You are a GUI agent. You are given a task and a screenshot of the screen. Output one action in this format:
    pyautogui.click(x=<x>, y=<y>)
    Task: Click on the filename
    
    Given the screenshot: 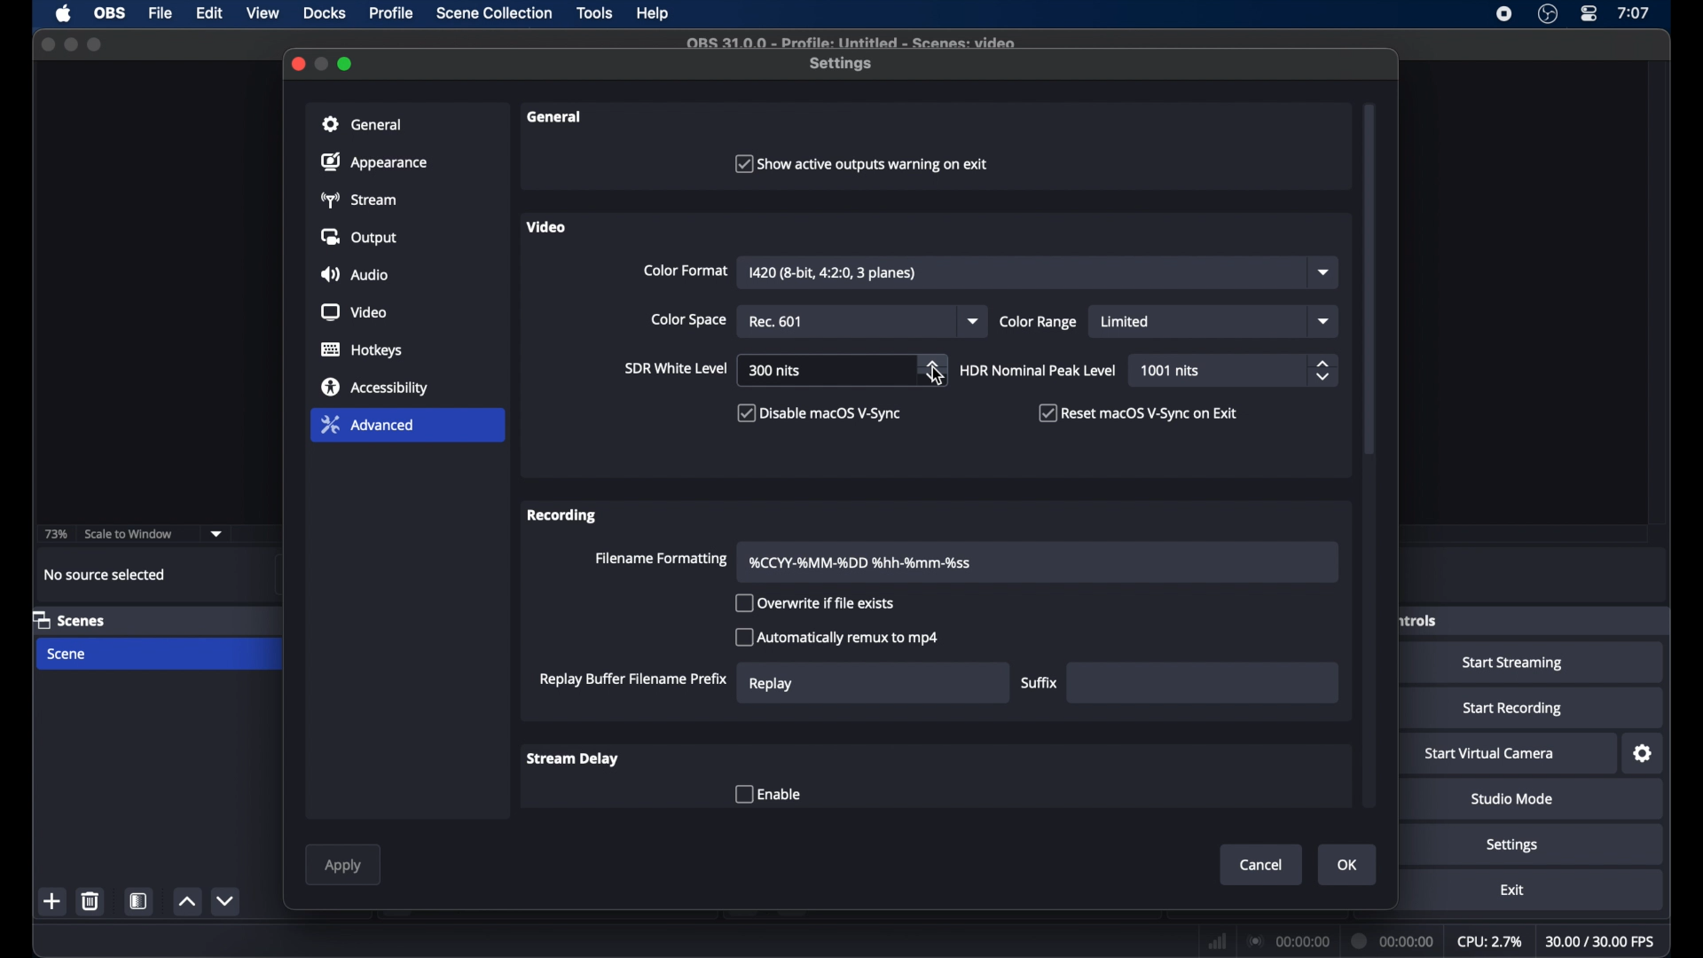 What is the action you would take?
    pyautogui.click(x=867, y=563)
    